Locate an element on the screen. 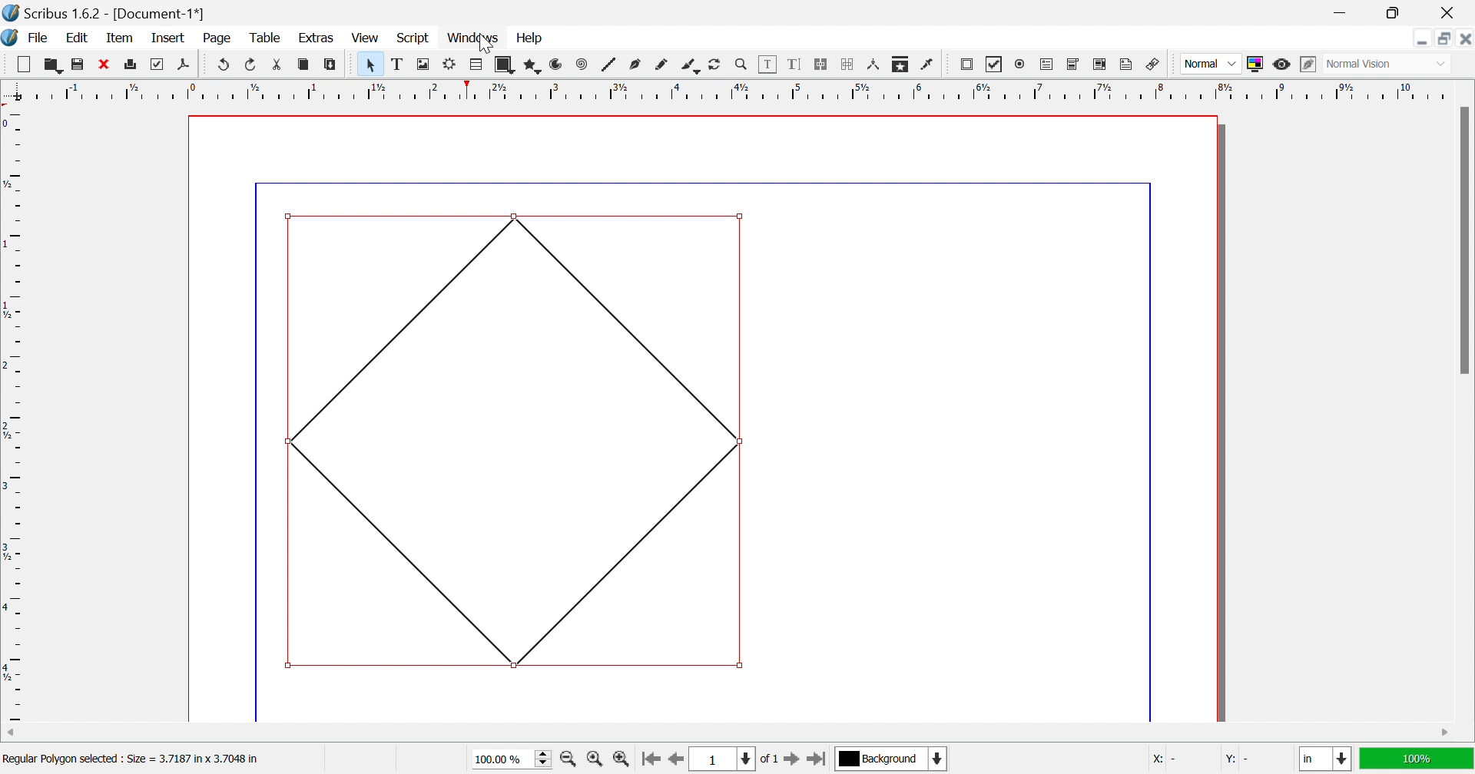  Restore down is located at coordinates (1445, 38).